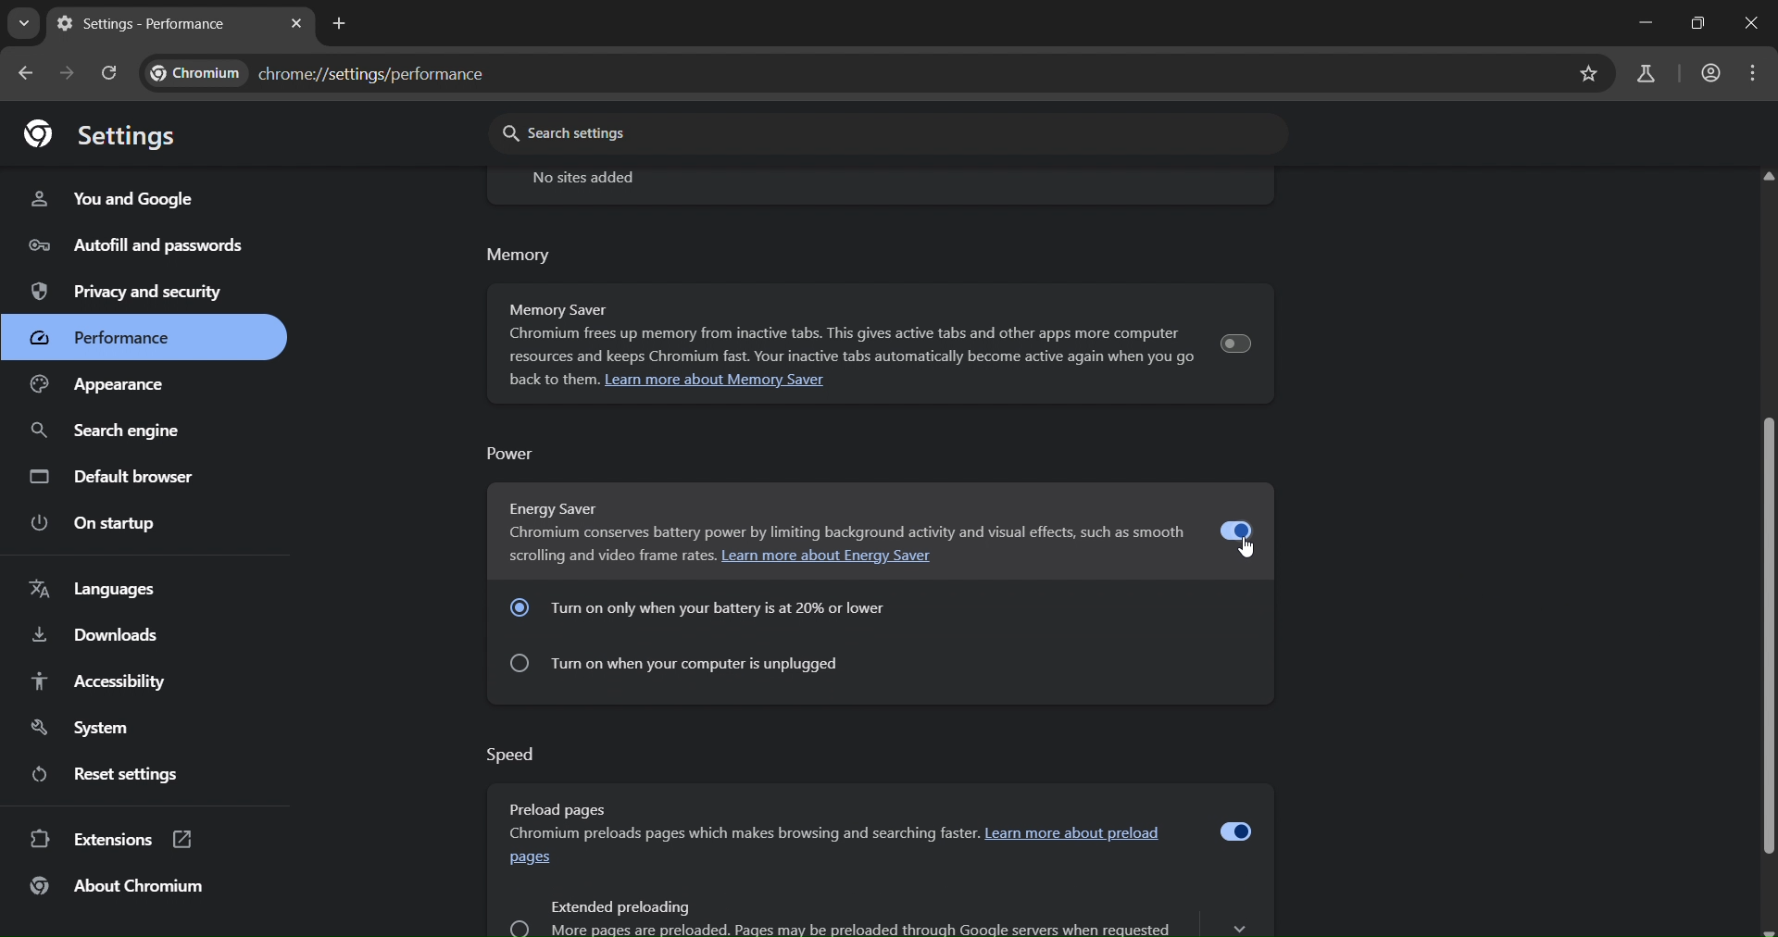  What do you see at coordinates (847, 334) in the screenshot?
I see `Memory Saver Chromium frees up memory from inactive tabs. This gives active tabs and other apps more computerresources and keeps Chromium fast. Your inactive tabs automatically become active again when you go` at bounding box center [847, 334].